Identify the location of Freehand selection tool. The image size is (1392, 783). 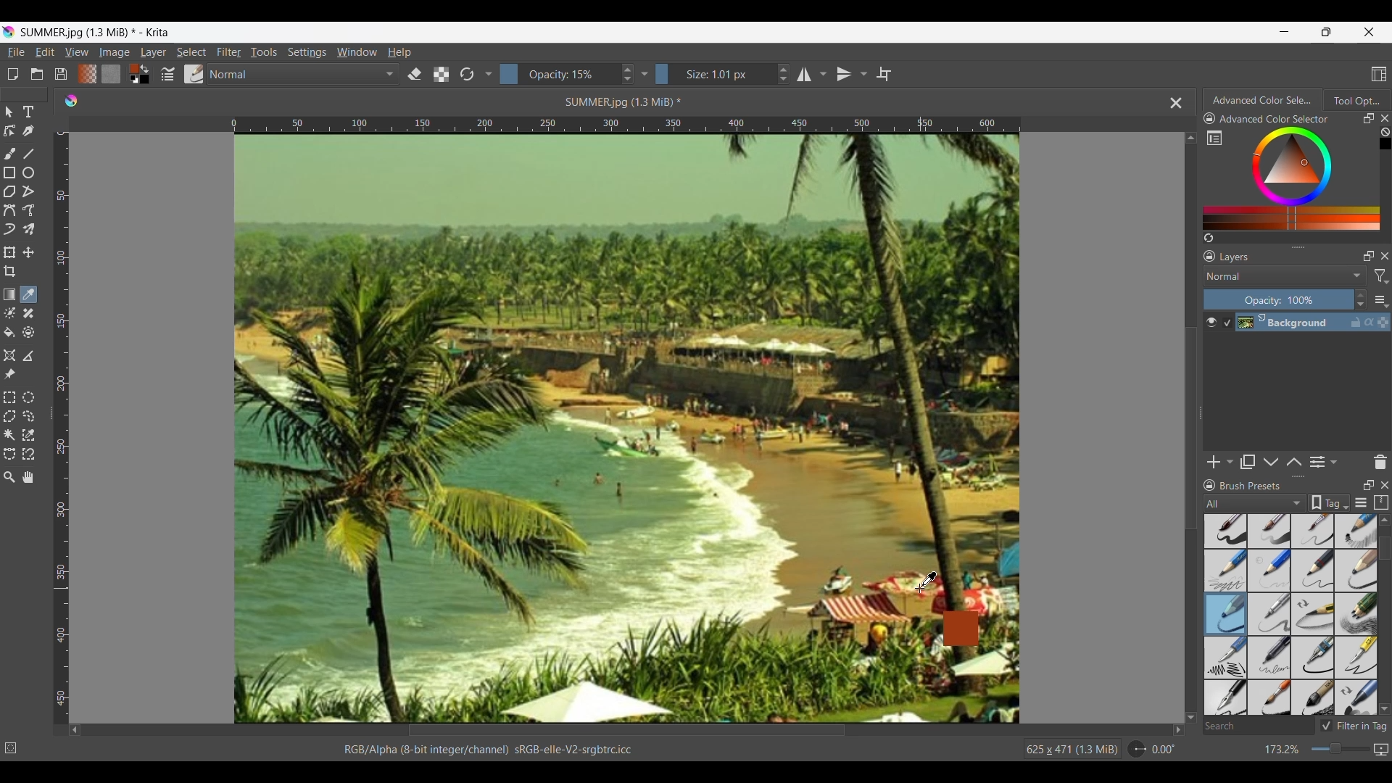
(30, 416).